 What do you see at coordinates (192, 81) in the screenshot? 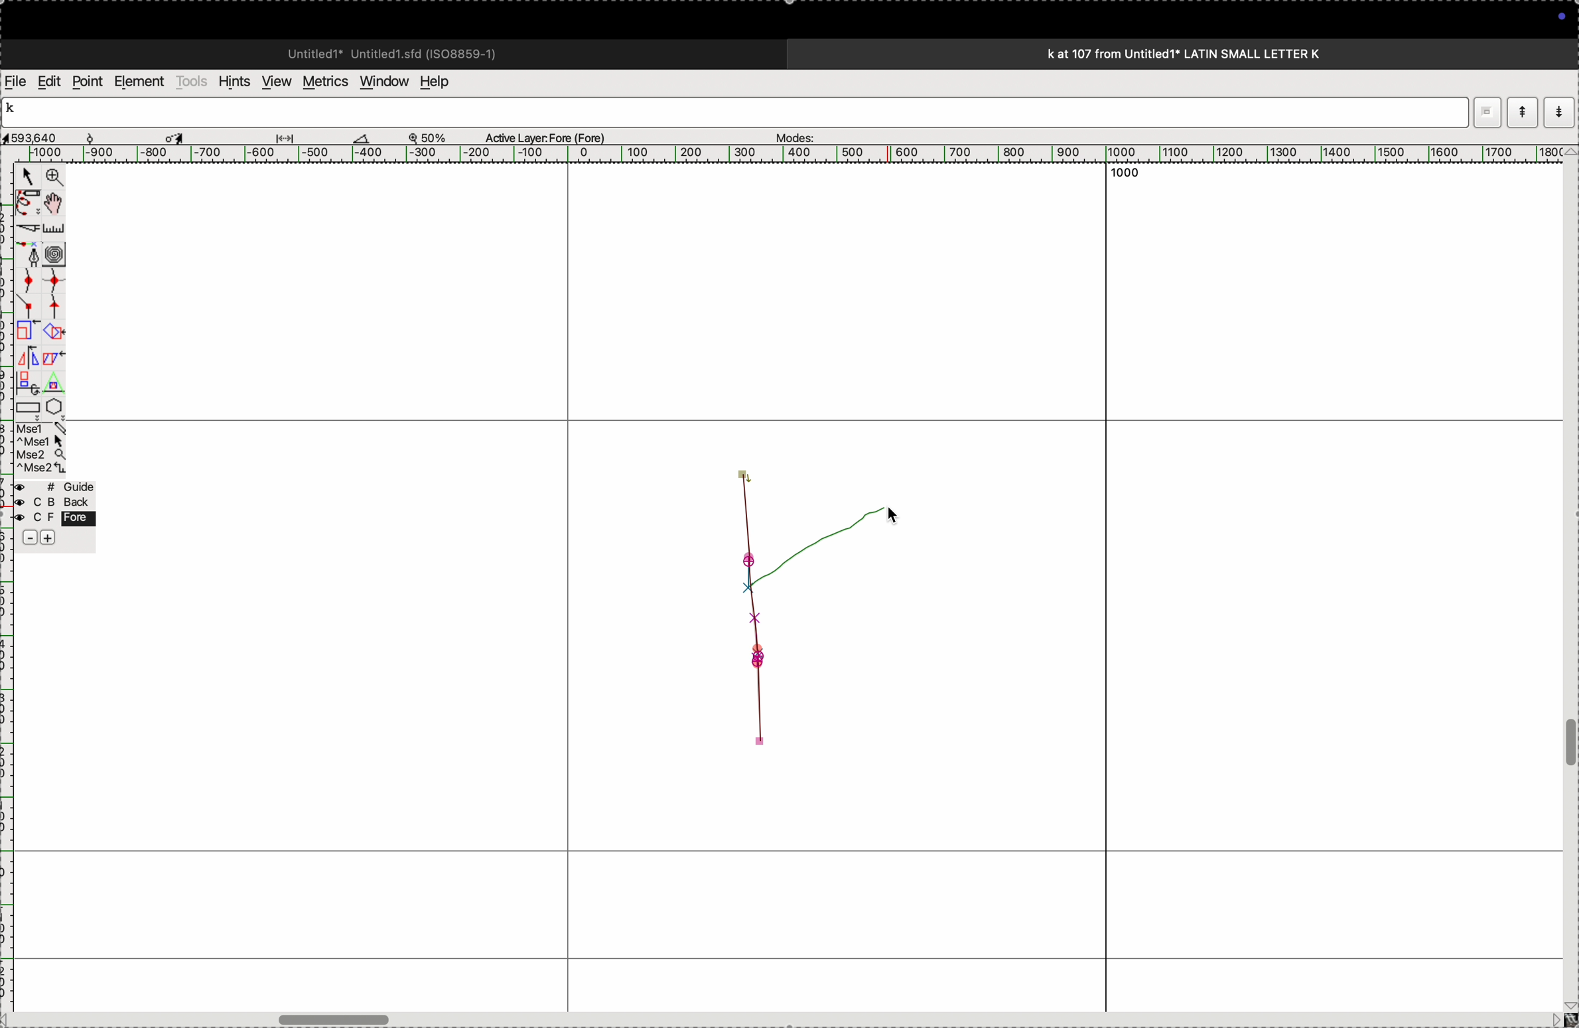
I see `tools` at bounding box center [192, 81].